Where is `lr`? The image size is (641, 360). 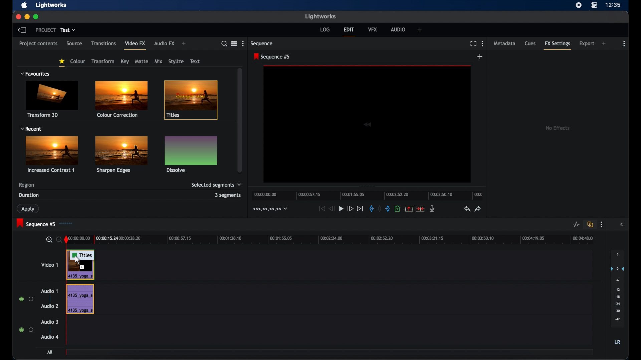 lr is located at coordinates (617, 343).